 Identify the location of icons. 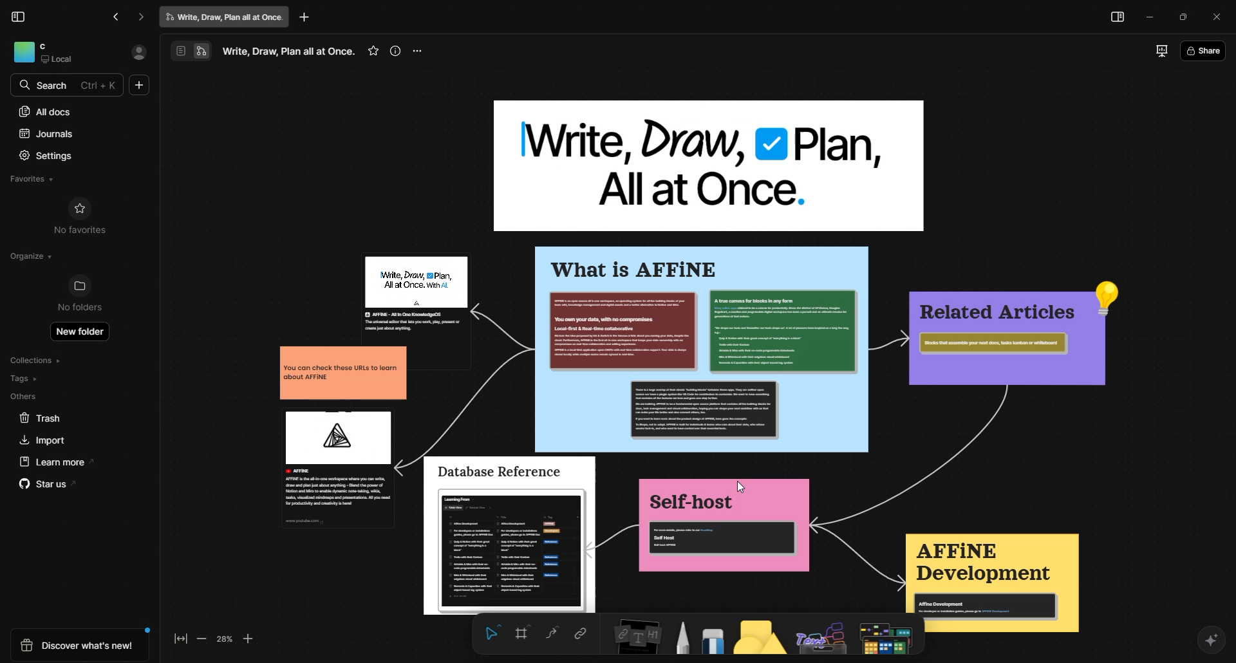
(189, 51).